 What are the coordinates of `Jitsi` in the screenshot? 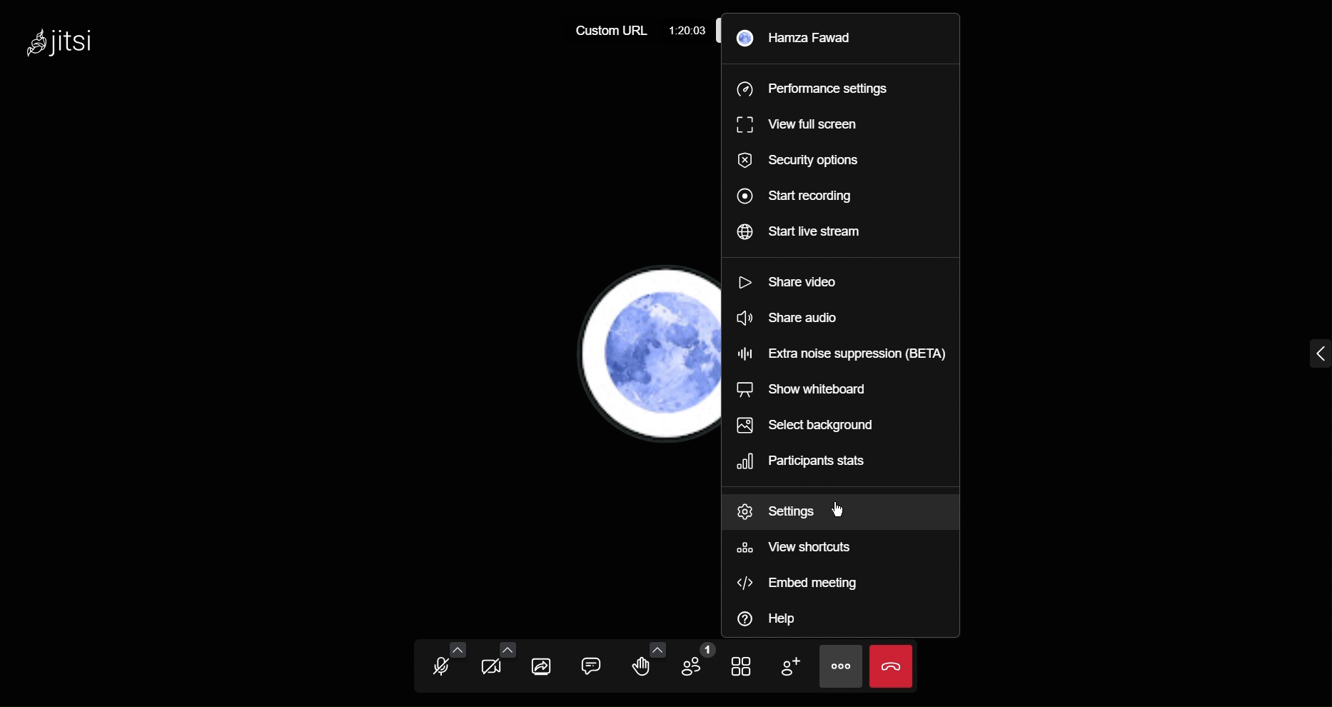 It's located at (62, 42).